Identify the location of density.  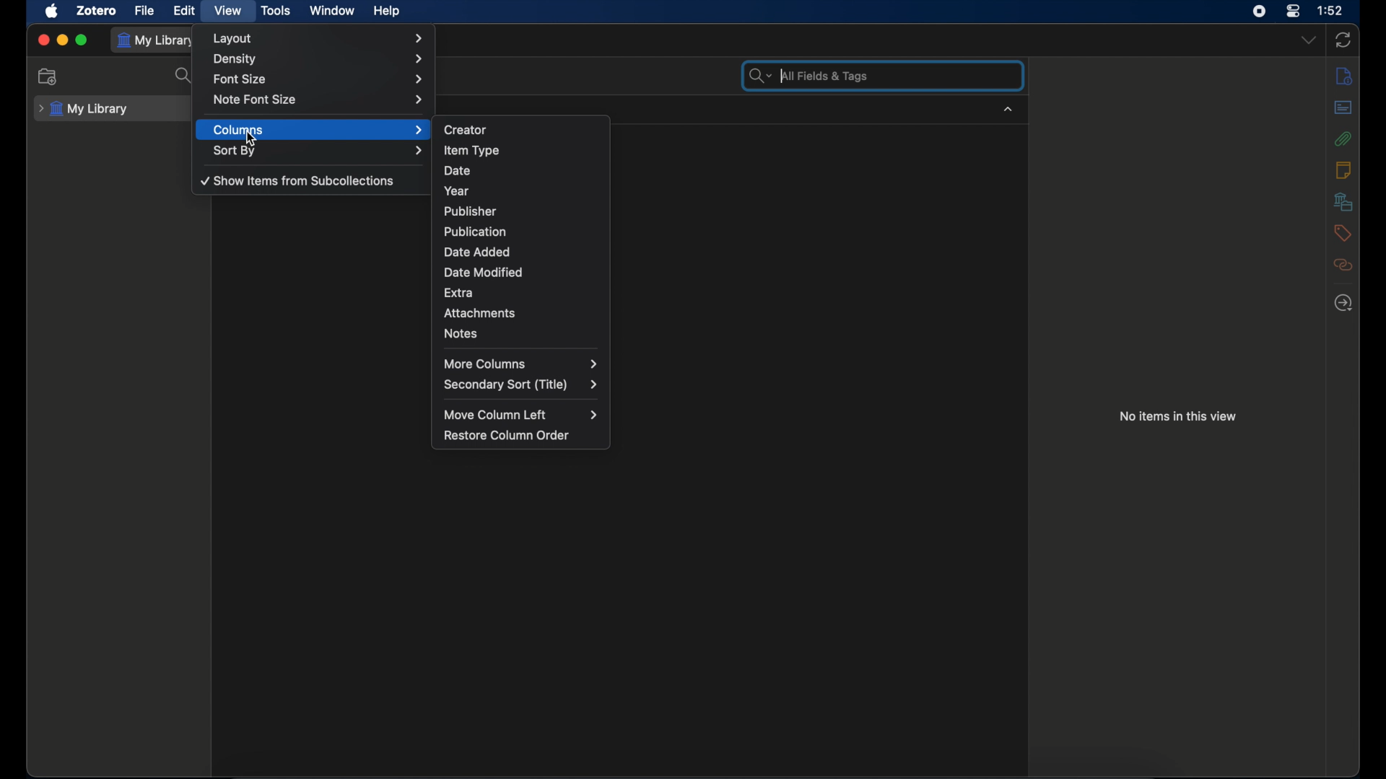
(319, 60).